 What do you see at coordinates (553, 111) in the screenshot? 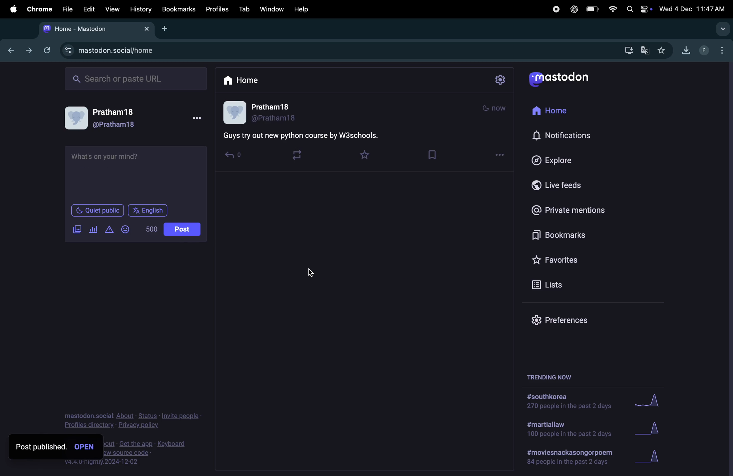
I see `home` at bounding box center [553, 111].